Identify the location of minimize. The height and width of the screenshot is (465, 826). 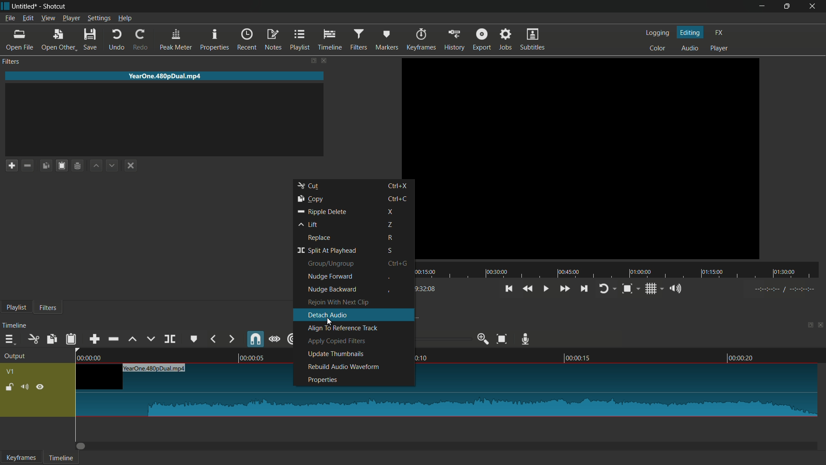
(762, 6).